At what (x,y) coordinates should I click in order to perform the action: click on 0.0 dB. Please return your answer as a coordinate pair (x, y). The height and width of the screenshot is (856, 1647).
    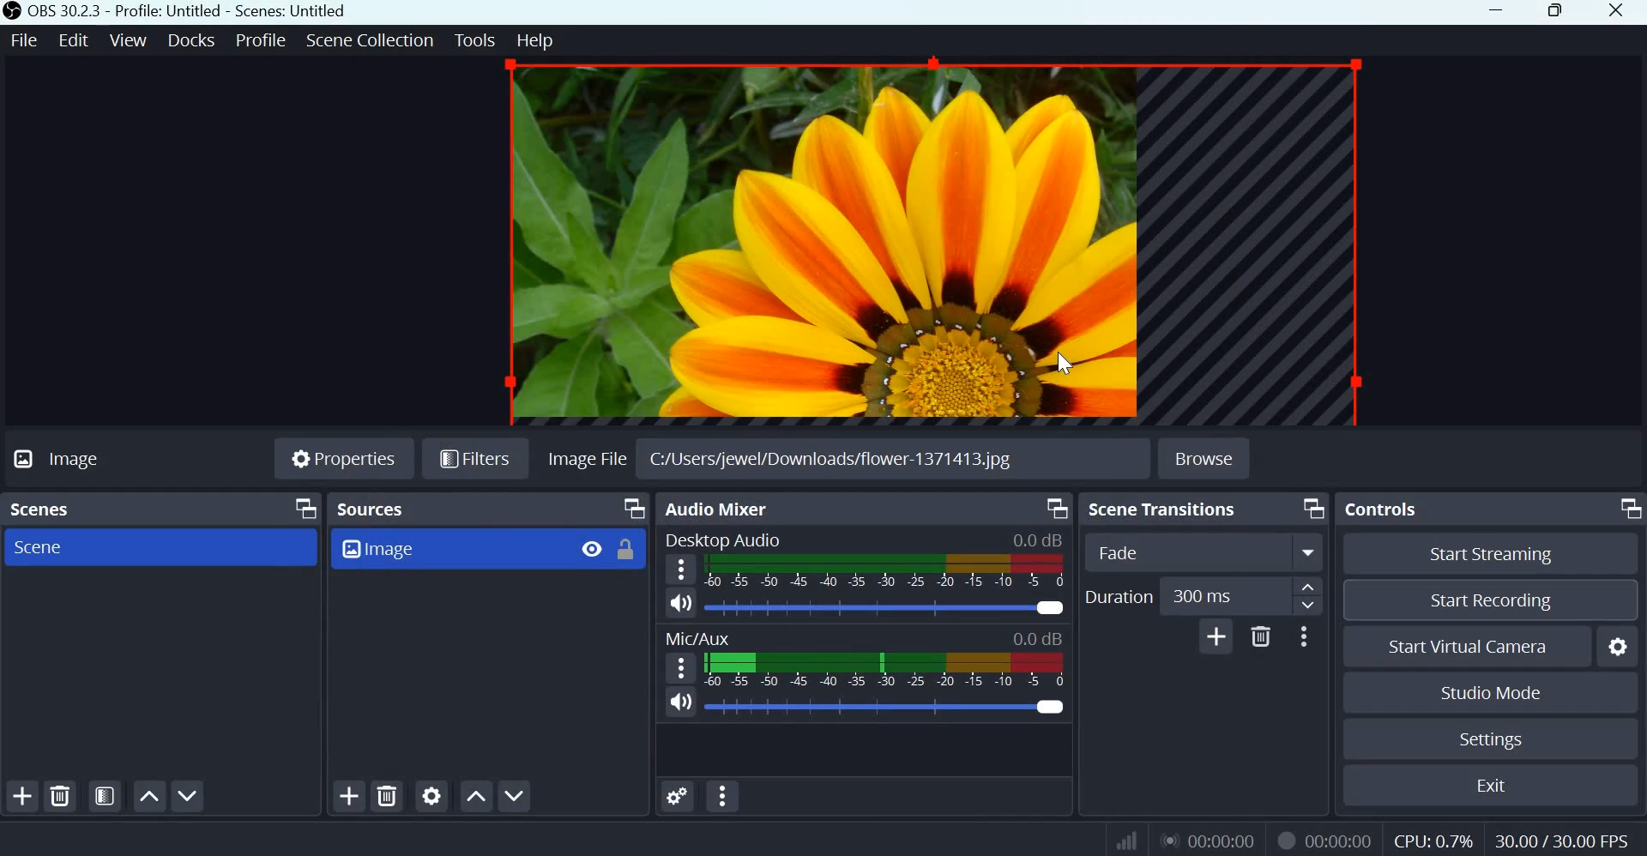
    Looking at the image, I should click on (1036, 540).